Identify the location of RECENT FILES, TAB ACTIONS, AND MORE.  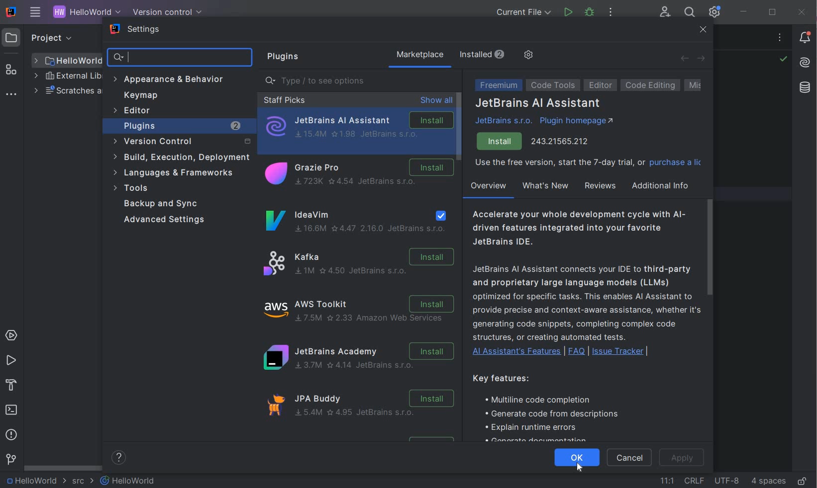
(781, 39).